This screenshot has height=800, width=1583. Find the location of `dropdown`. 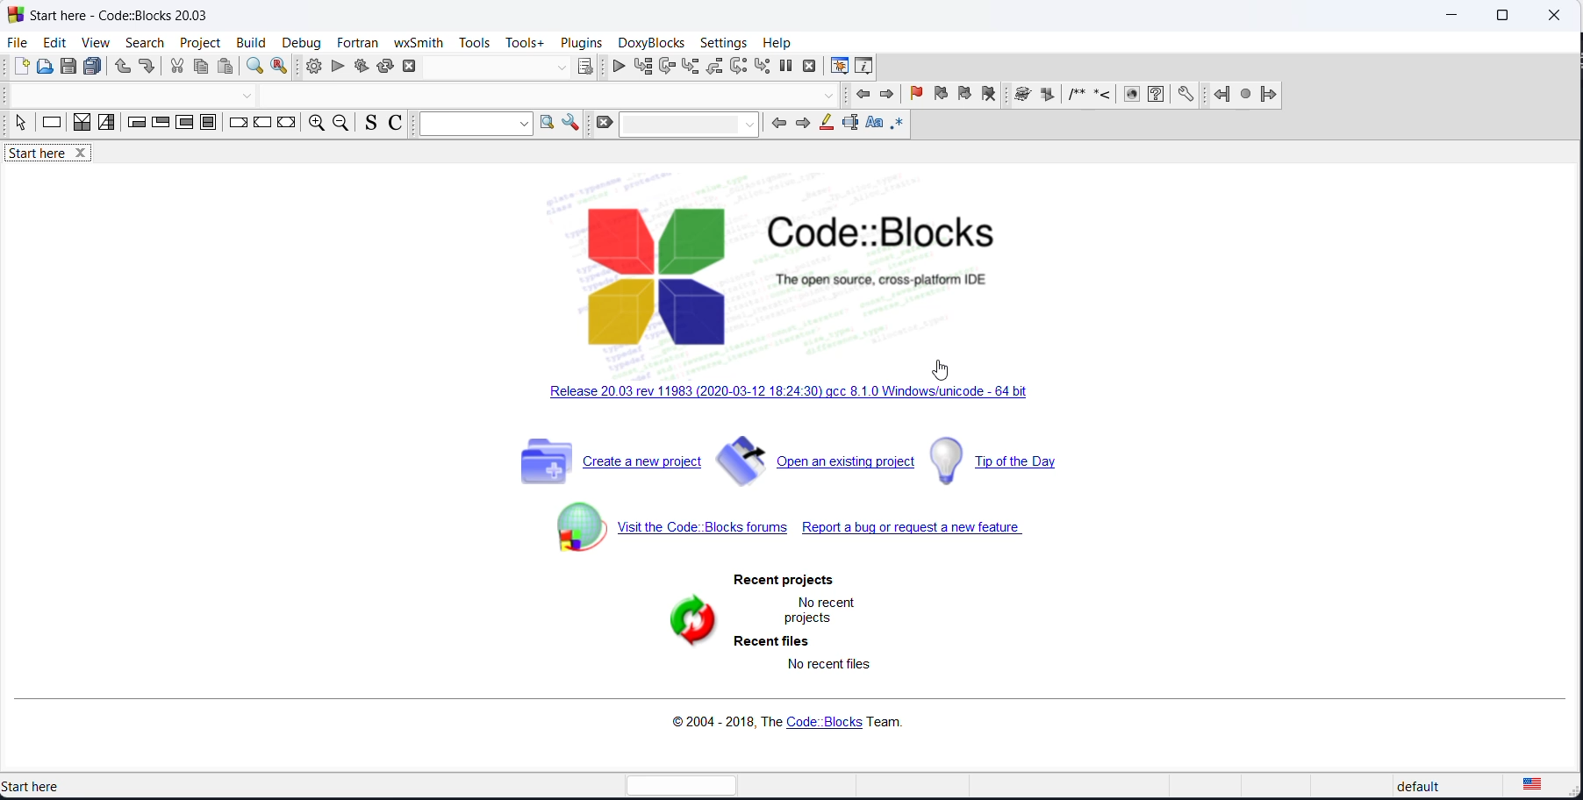

dropdown is located at coordinates (687, 125).